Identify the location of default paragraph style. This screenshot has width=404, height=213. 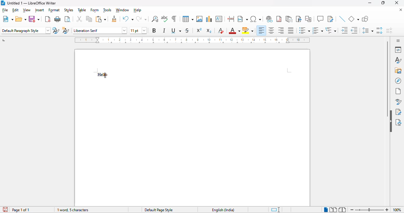
(26, 30).